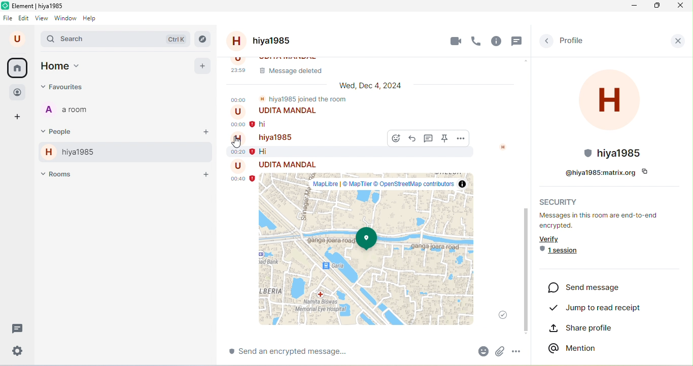 This screenshot has width=693, height=366. What do you see at coordinates (18, 68) in the screenshot?
I see `home` at bounding box center [18, 68].